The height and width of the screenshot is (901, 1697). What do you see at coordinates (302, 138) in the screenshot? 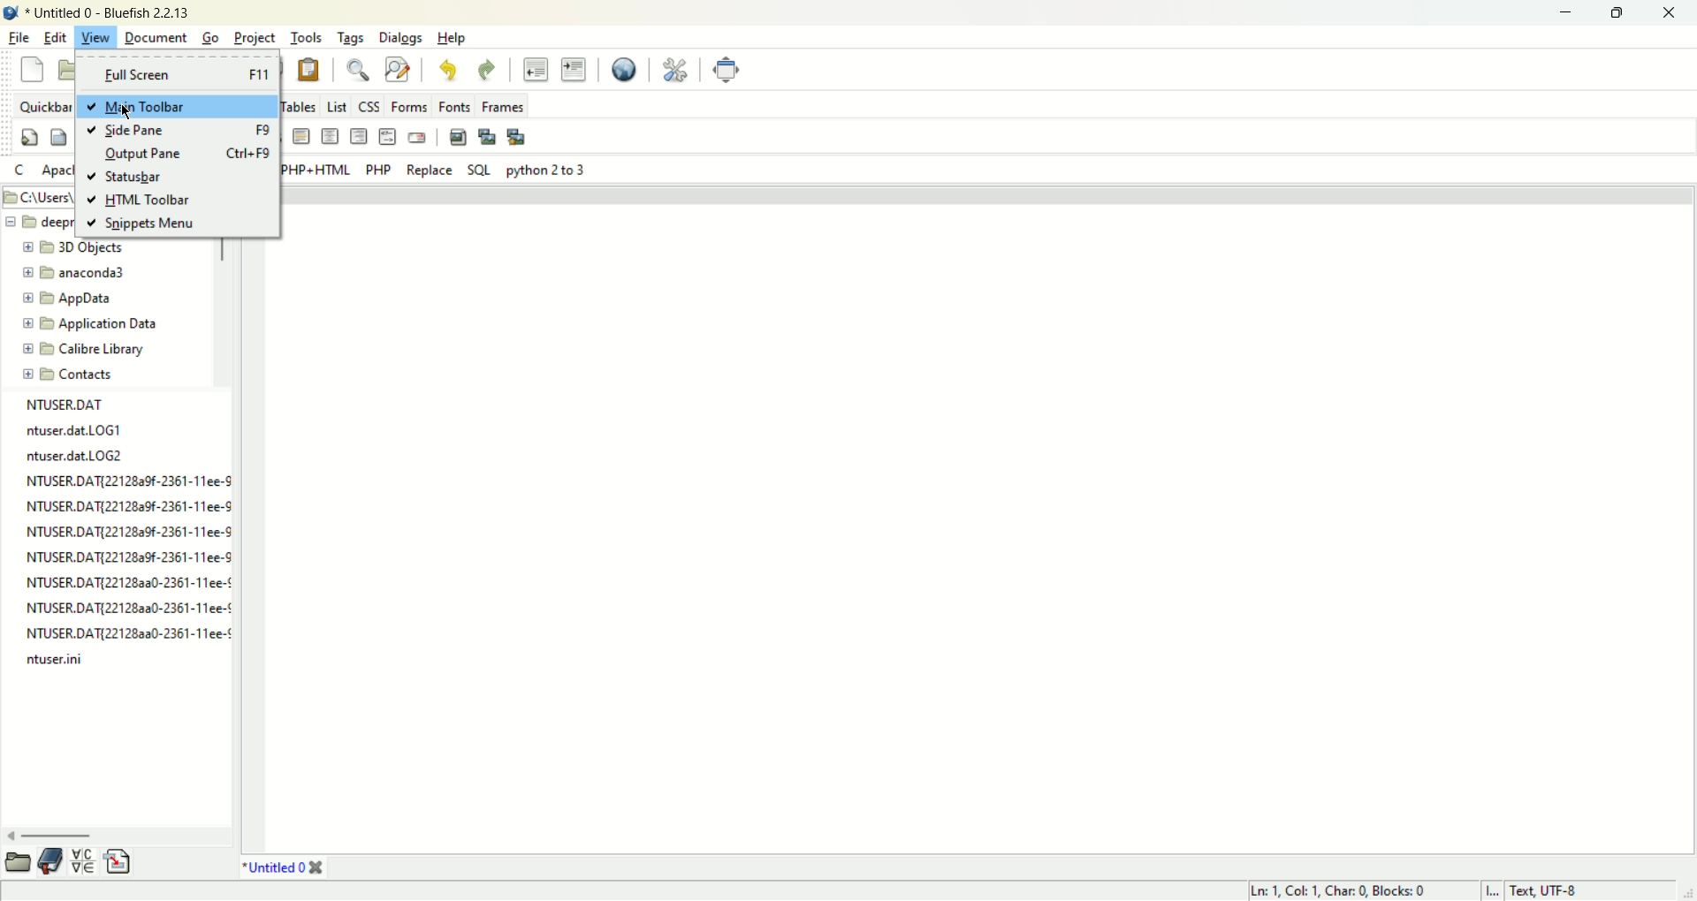
I see `horizontal rule` at bounding box center [302, 138].